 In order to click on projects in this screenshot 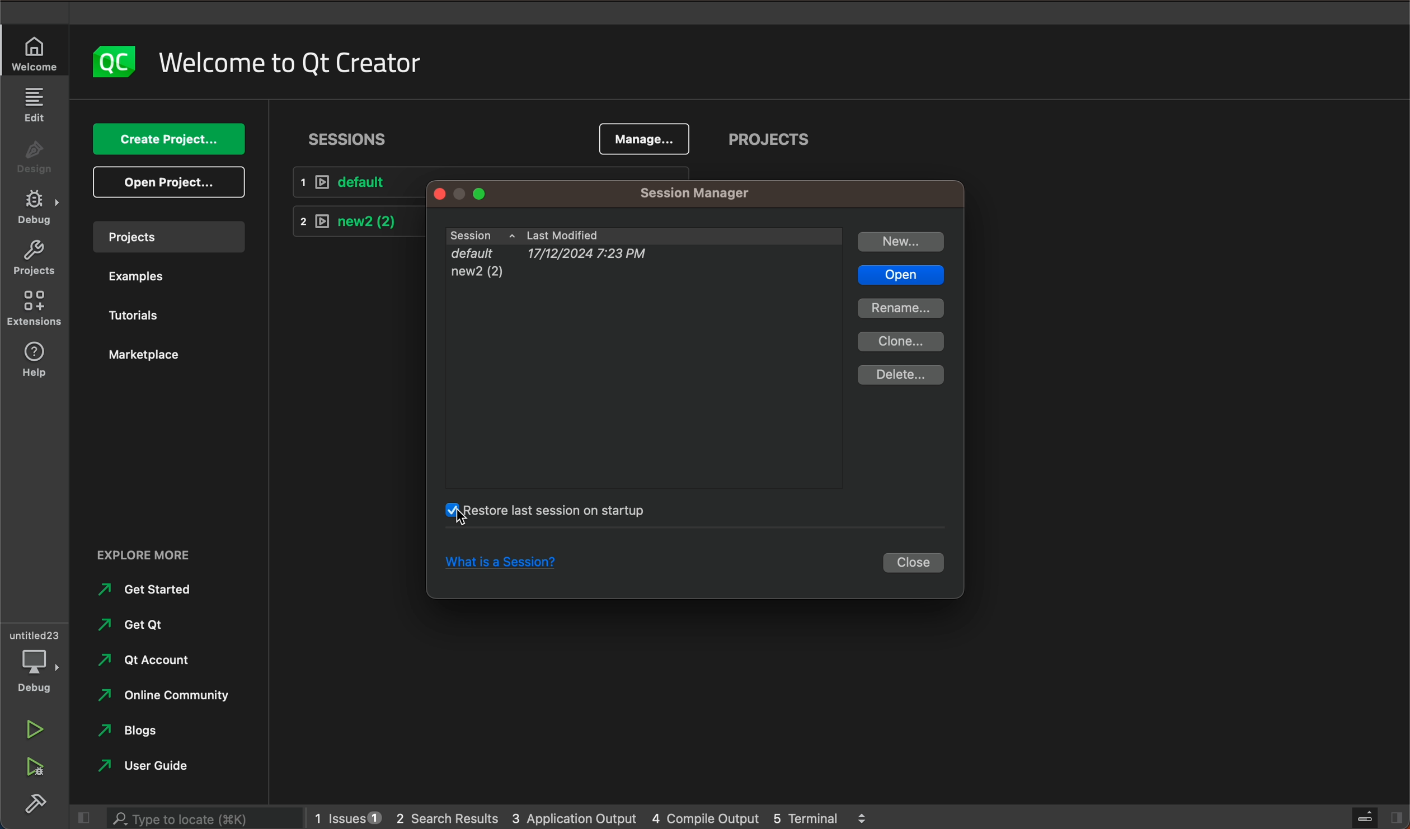, I will do `click(170, 239)`.